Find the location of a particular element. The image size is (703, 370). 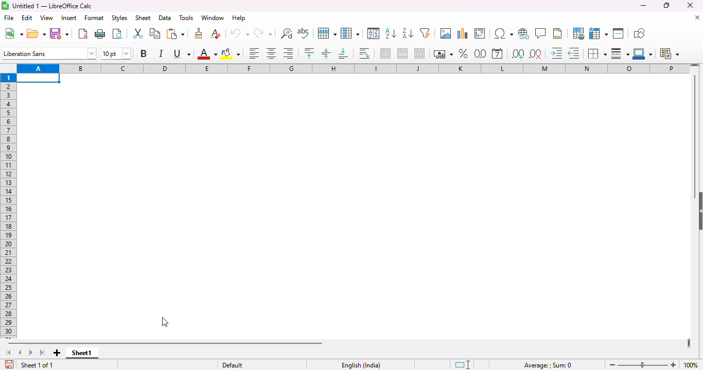

sheet 1 of 1  is located at coordinates (38, 365).